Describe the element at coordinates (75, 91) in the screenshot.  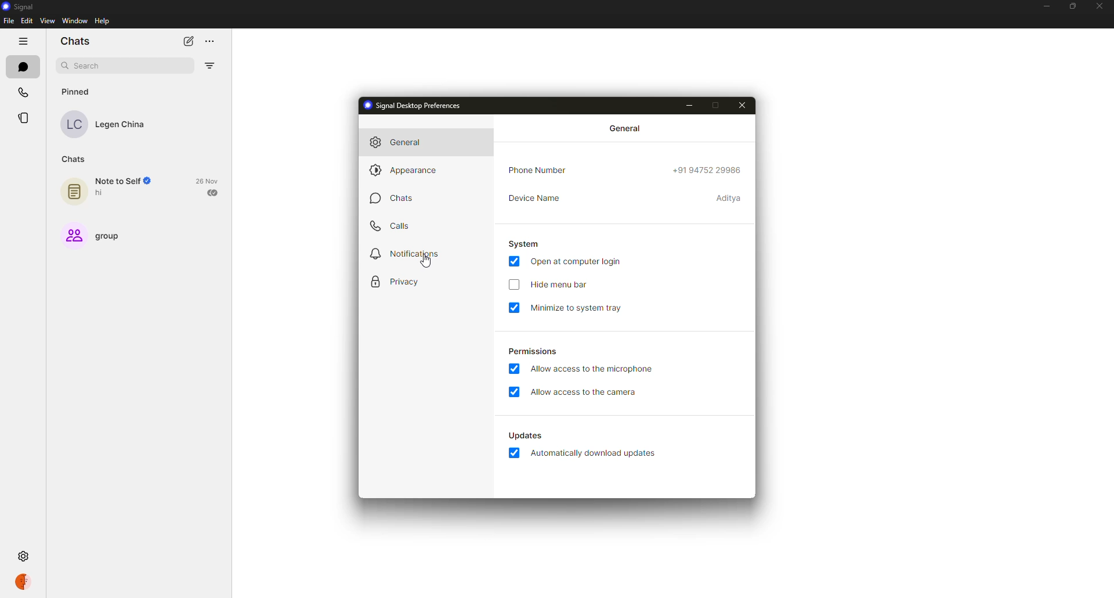
I see `pinned` at that location.